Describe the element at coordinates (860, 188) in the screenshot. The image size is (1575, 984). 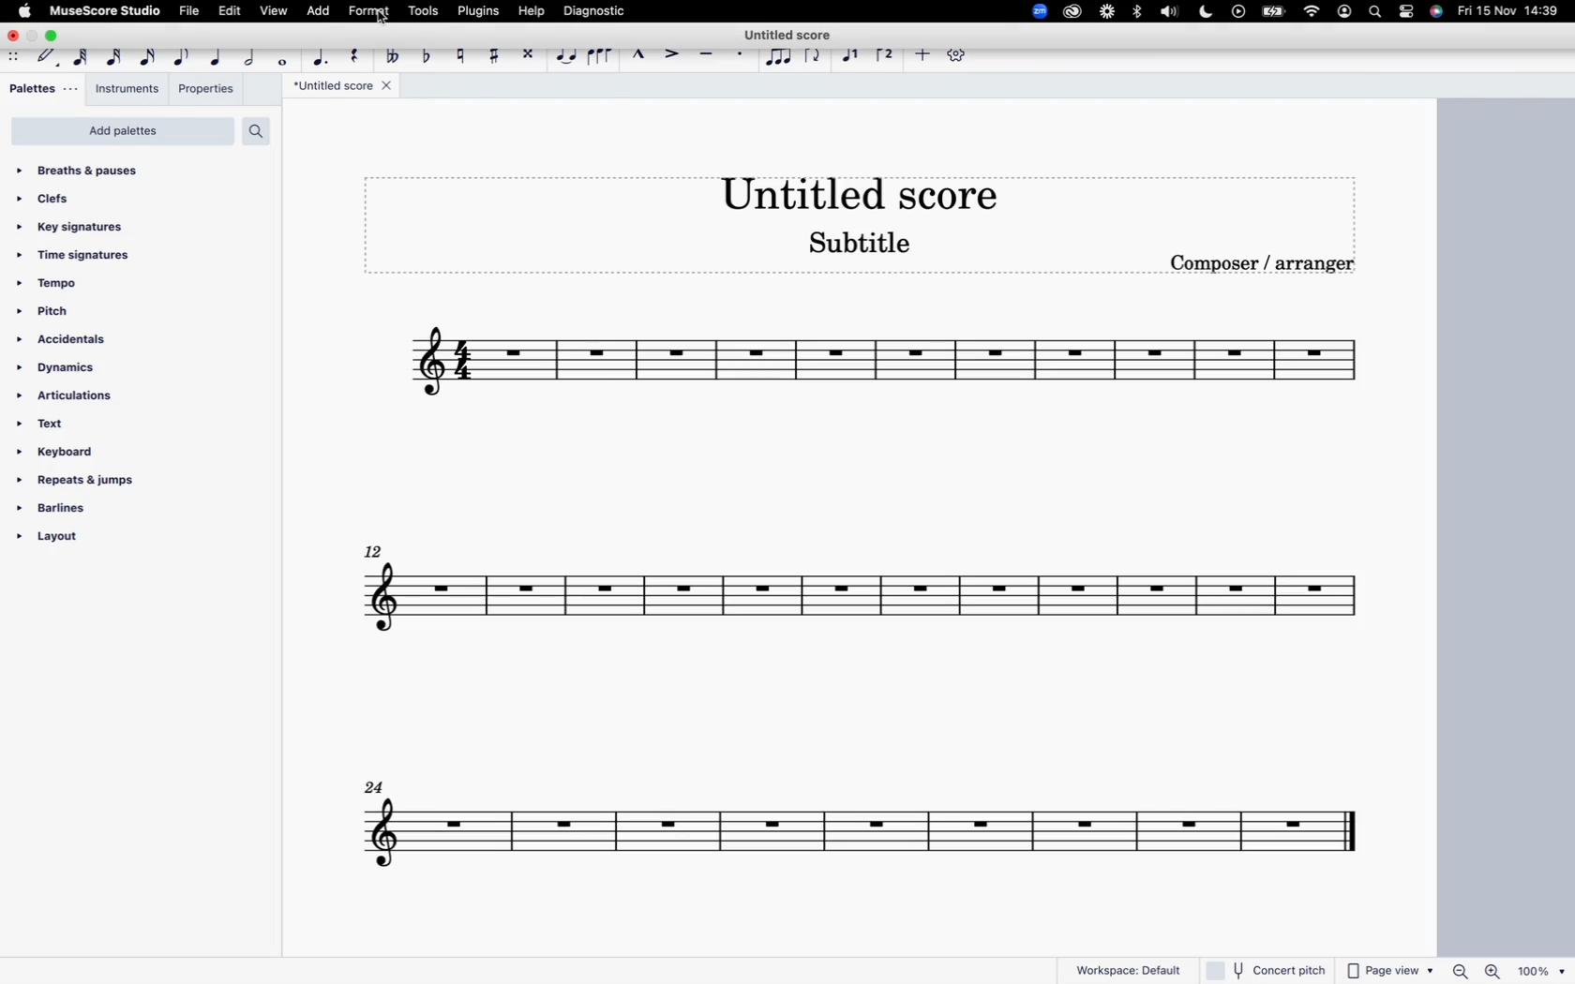
I see `score title` at that location.